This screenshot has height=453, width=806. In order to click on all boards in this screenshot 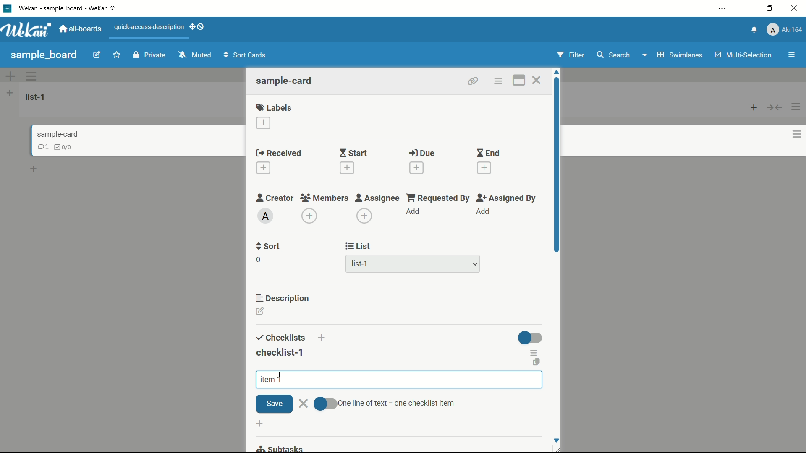, I will do `click(81, 29)`.